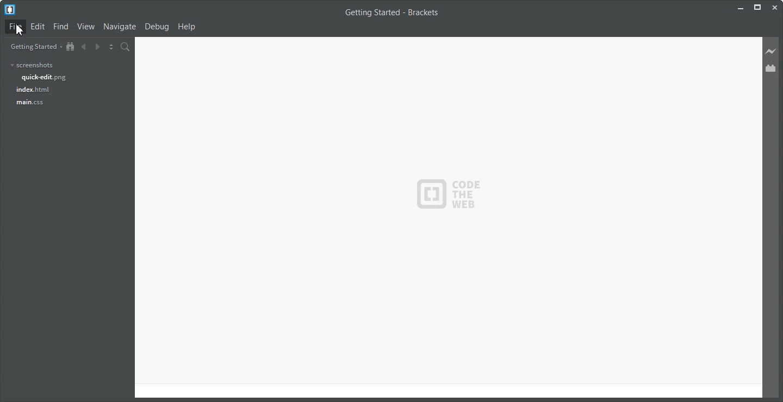  What do you see at coordinates (771, 51) in the screenshot?
I see `Live Preview` at bounding box center [771, 51].